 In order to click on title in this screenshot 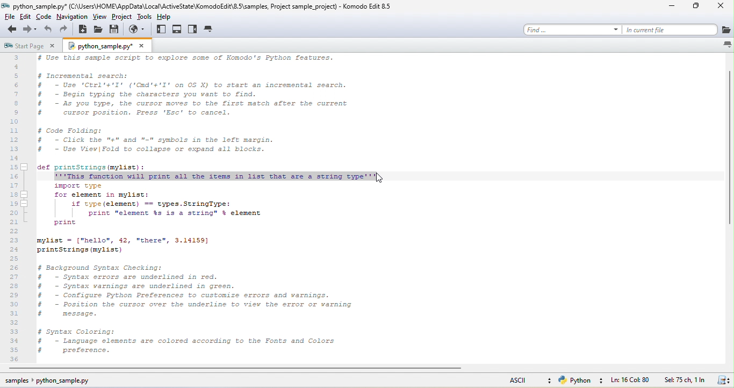, I will do `click(203, 6)`.